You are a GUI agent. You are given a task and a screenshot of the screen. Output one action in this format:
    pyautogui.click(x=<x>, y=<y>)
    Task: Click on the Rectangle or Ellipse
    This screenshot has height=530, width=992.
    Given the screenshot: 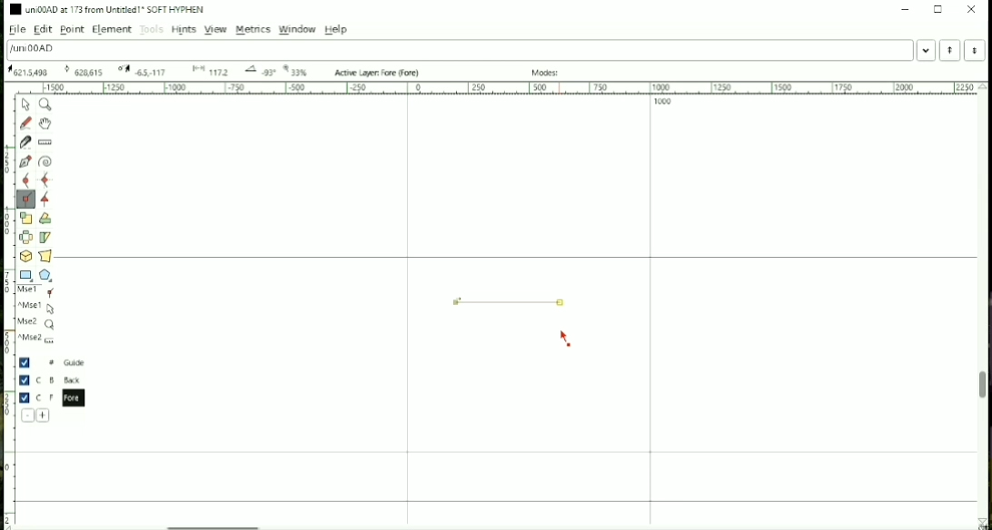 What is the action you would take?
    pyautogui.click(x=26, y=276)
    